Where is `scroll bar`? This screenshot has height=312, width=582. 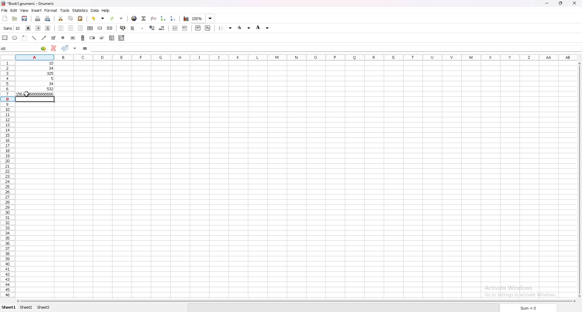 scroll bar is located at coordinates (579, 179).